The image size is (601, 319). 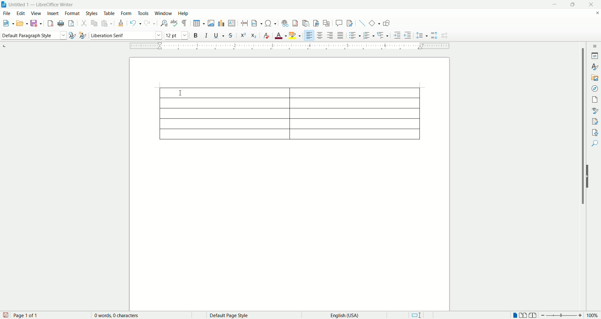 I want to click on style, so click(x=594, y=67).